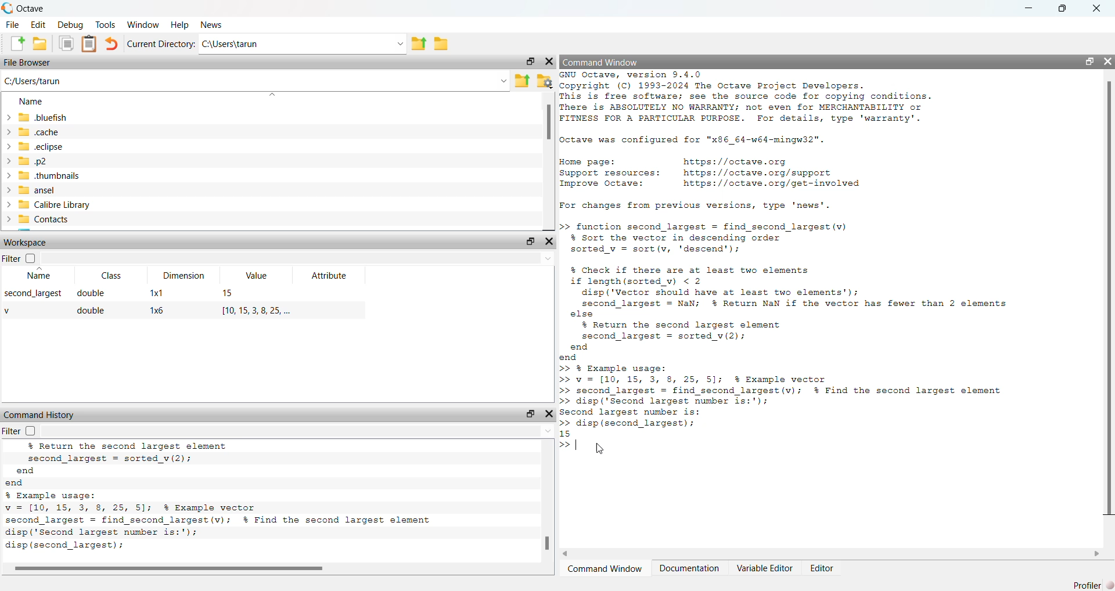 Image resolution: width=1115 pixels, height=591 pixels. What do you see at coordinates (161, 44) in the screenshot?
I see `current directory` at bounding box center [161, 44].